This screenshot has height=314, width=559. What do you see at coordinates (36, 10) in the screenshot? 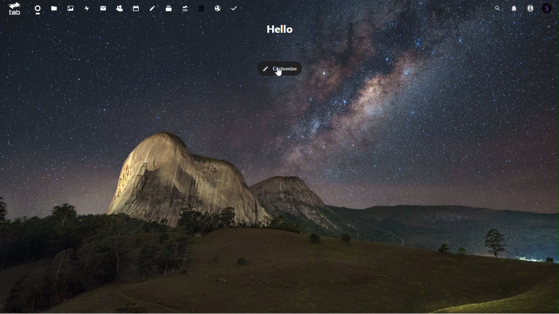
I see `dashboard` at bounding box center [36, 10].